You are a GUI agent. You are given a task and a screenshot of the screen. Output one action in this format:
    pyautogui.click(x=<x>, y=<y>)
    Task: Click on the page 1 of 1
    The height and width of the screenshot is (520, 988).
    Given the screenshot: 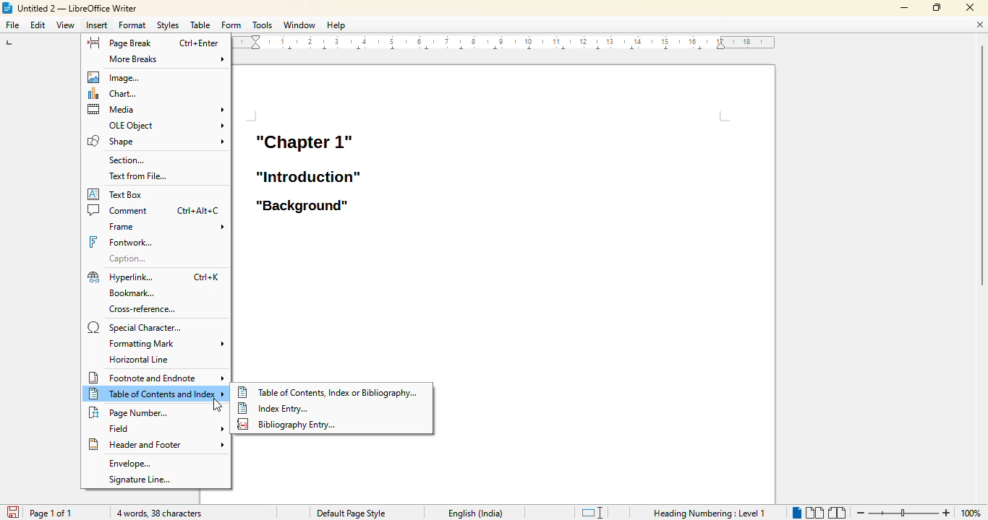 What is the action you would take?
    pyautogui.click(x=51, y=513)
    